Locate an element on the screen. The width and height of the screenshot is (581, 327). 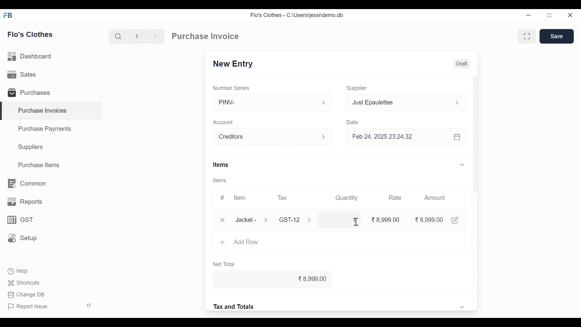
Save is located at coordinates (557, 36).